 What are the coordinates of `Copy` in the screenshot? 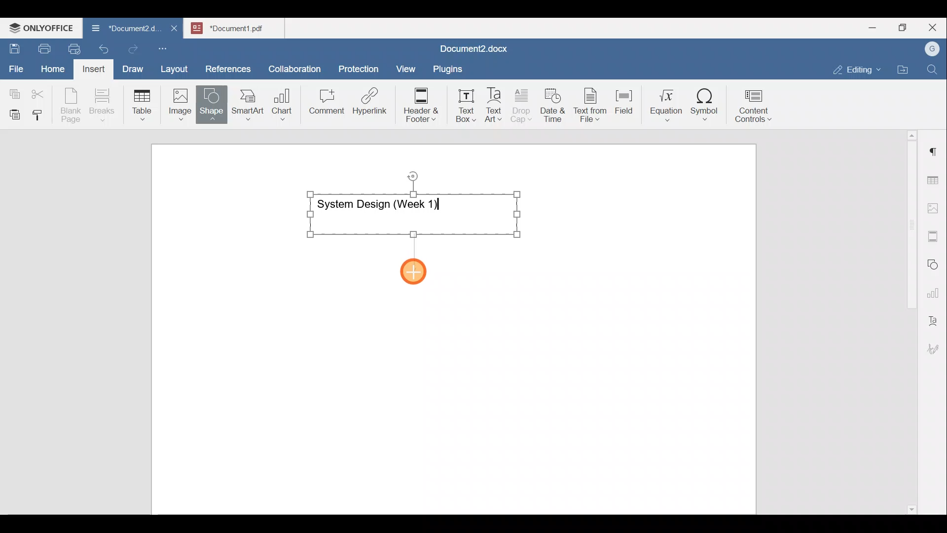 It's located at (13, 91).